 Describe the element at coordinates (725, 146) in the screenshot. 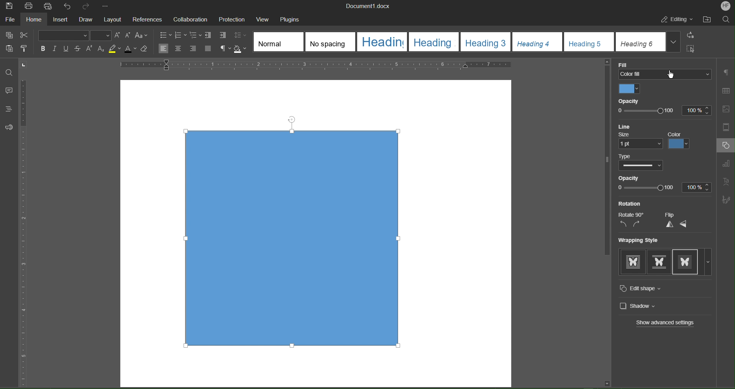

I see `Shape Settings` at that location.